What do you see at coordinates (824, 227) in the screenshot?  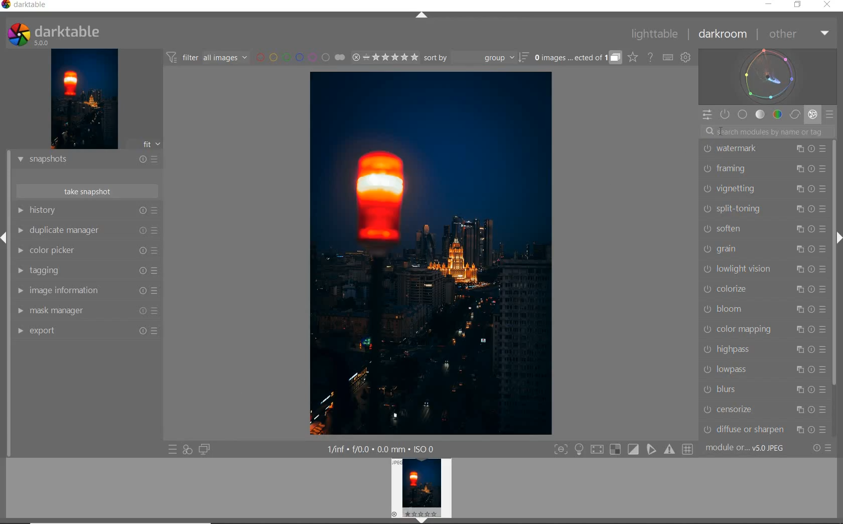 I see `Preset and reset` at bounding box center [824, 227].